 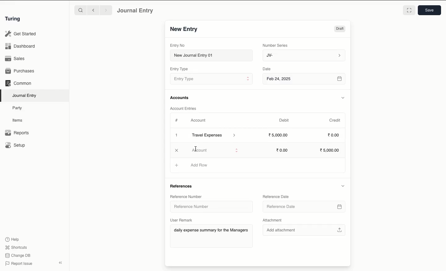 What do you see at coordinates (184, 29) in the screenshot?
I see `New Entry` at bounding box center [184, 29].